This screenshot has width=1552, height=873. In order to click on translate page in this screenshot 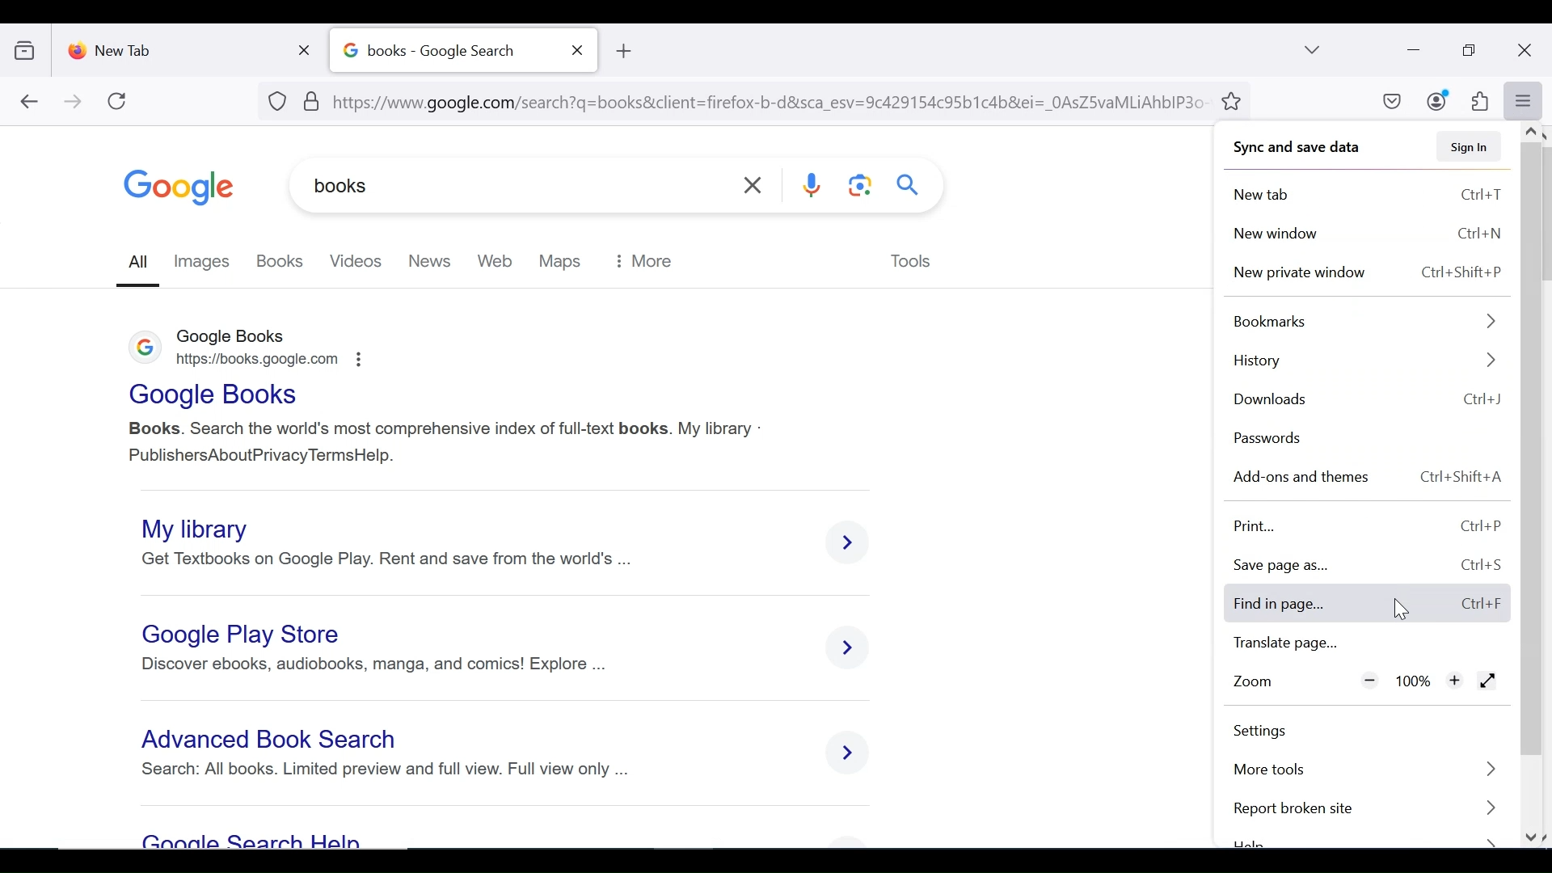, I will do `click(1363, 646)`.